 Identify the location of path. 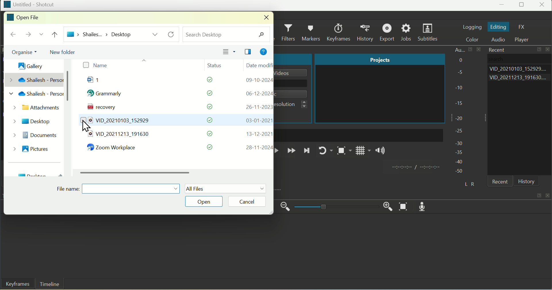
(99, 34).